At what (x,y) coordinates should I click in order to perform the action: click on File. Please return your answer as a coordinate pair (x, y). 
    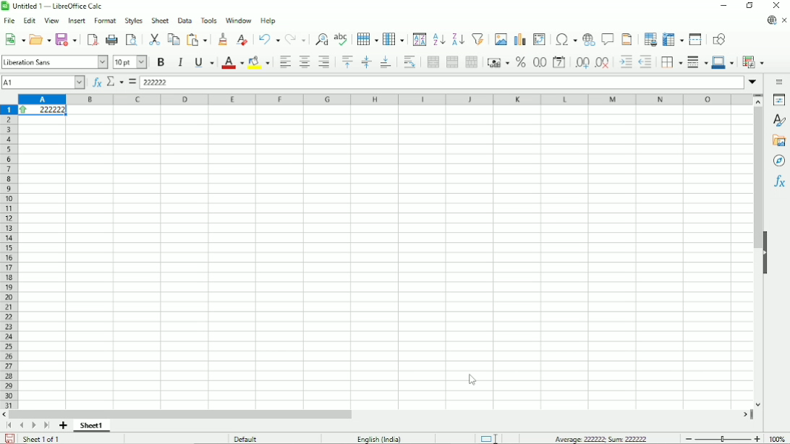
    Looking at the image, I should click on (9, 21).